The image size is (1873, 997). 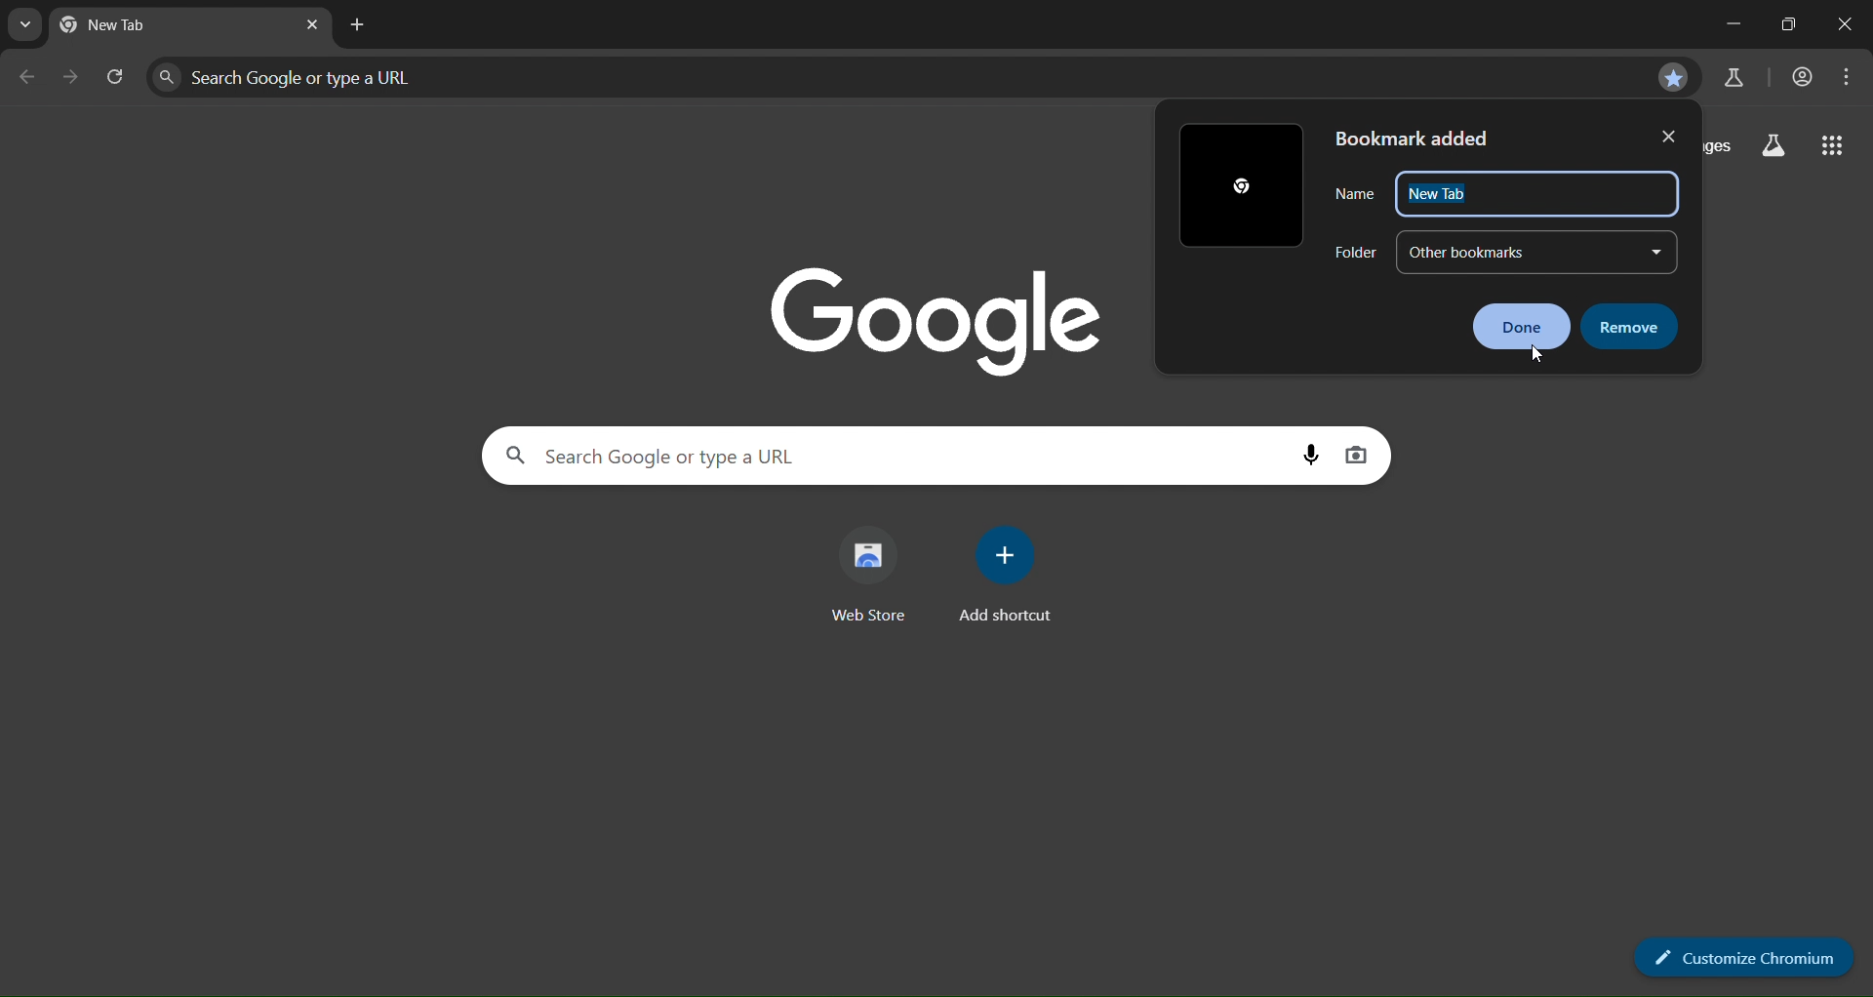 What do you see at coordinates (1355, 452) in the screenshot?
I see `image search ` at bounding box center [1355, 452].